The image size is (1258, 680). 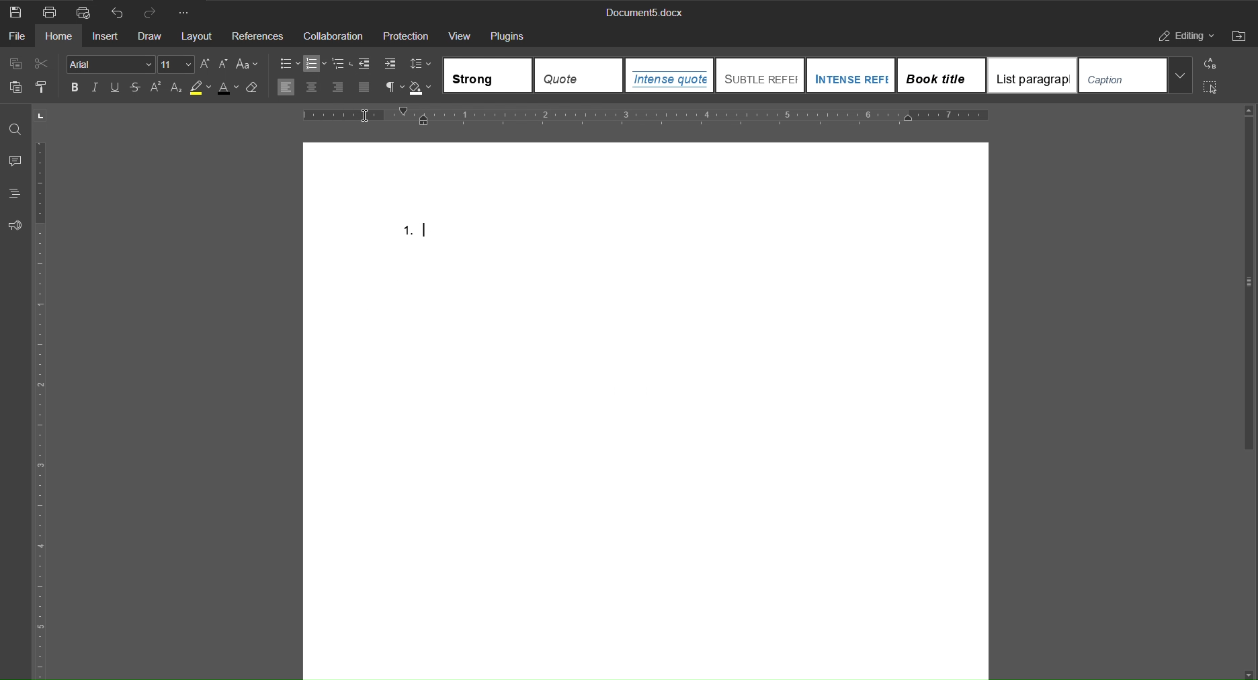 I want to click on Select case, so click(x=249, y=64).